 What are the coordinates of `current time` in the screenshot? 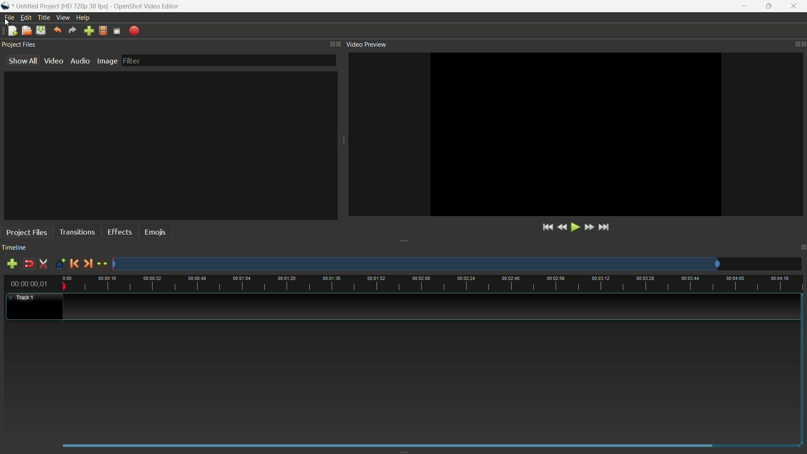 It's located at (29, 284).